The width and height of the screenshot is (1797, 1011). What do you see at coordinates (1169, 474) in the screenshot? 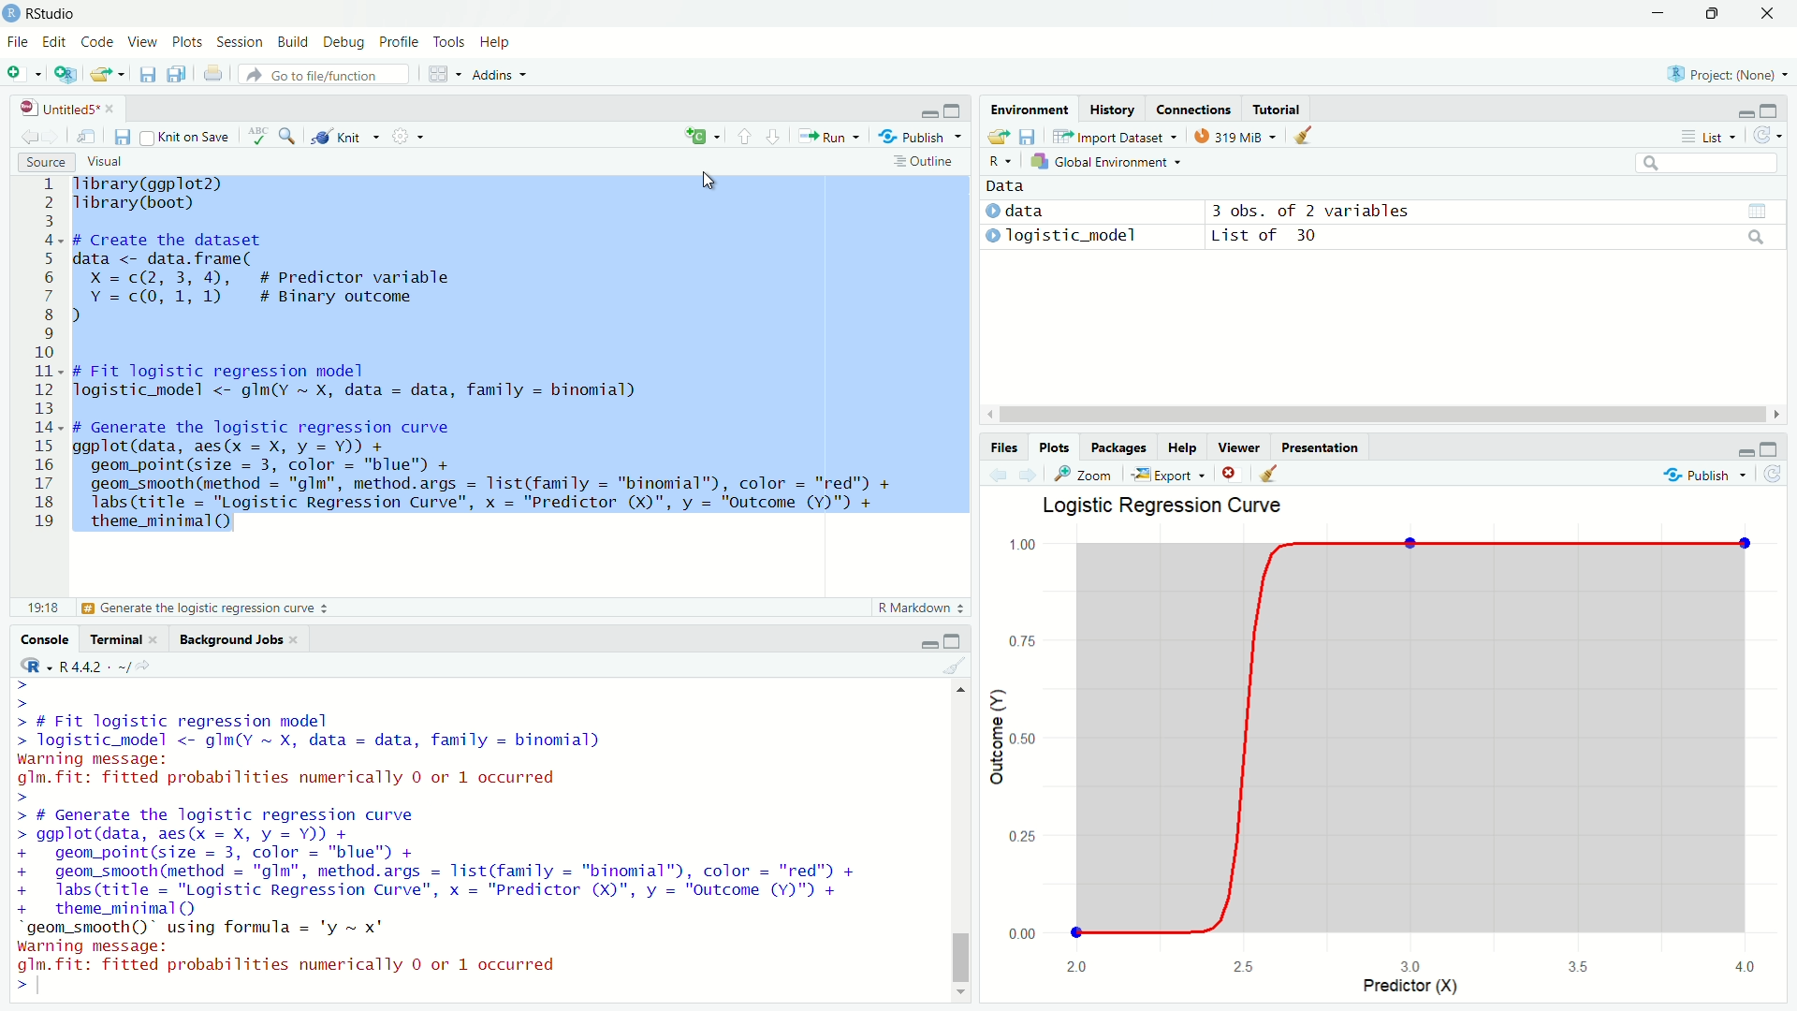
I see `Export` at bounding box center [1169, 474].